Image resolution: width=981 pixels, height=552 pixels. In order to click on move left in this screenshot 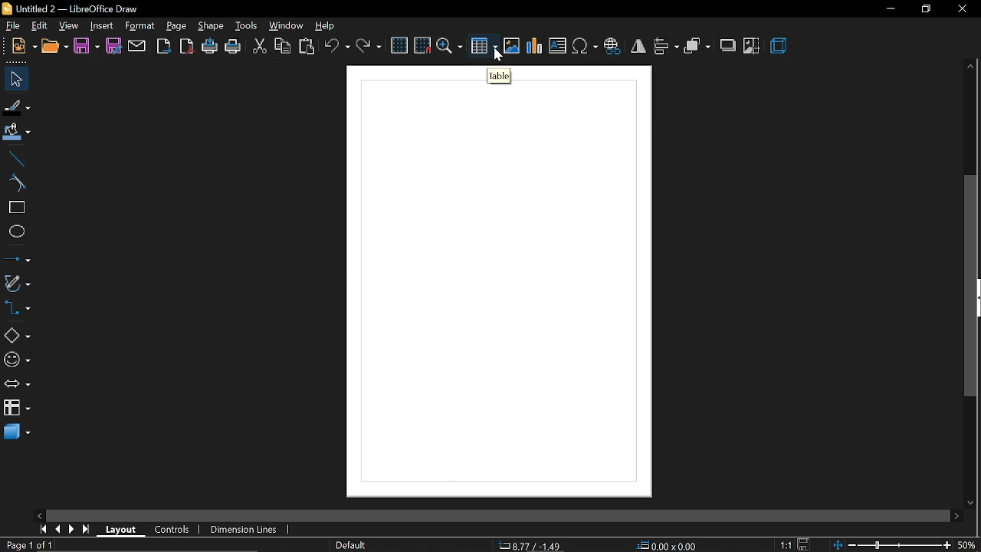, I will do `click(41, 514)`.